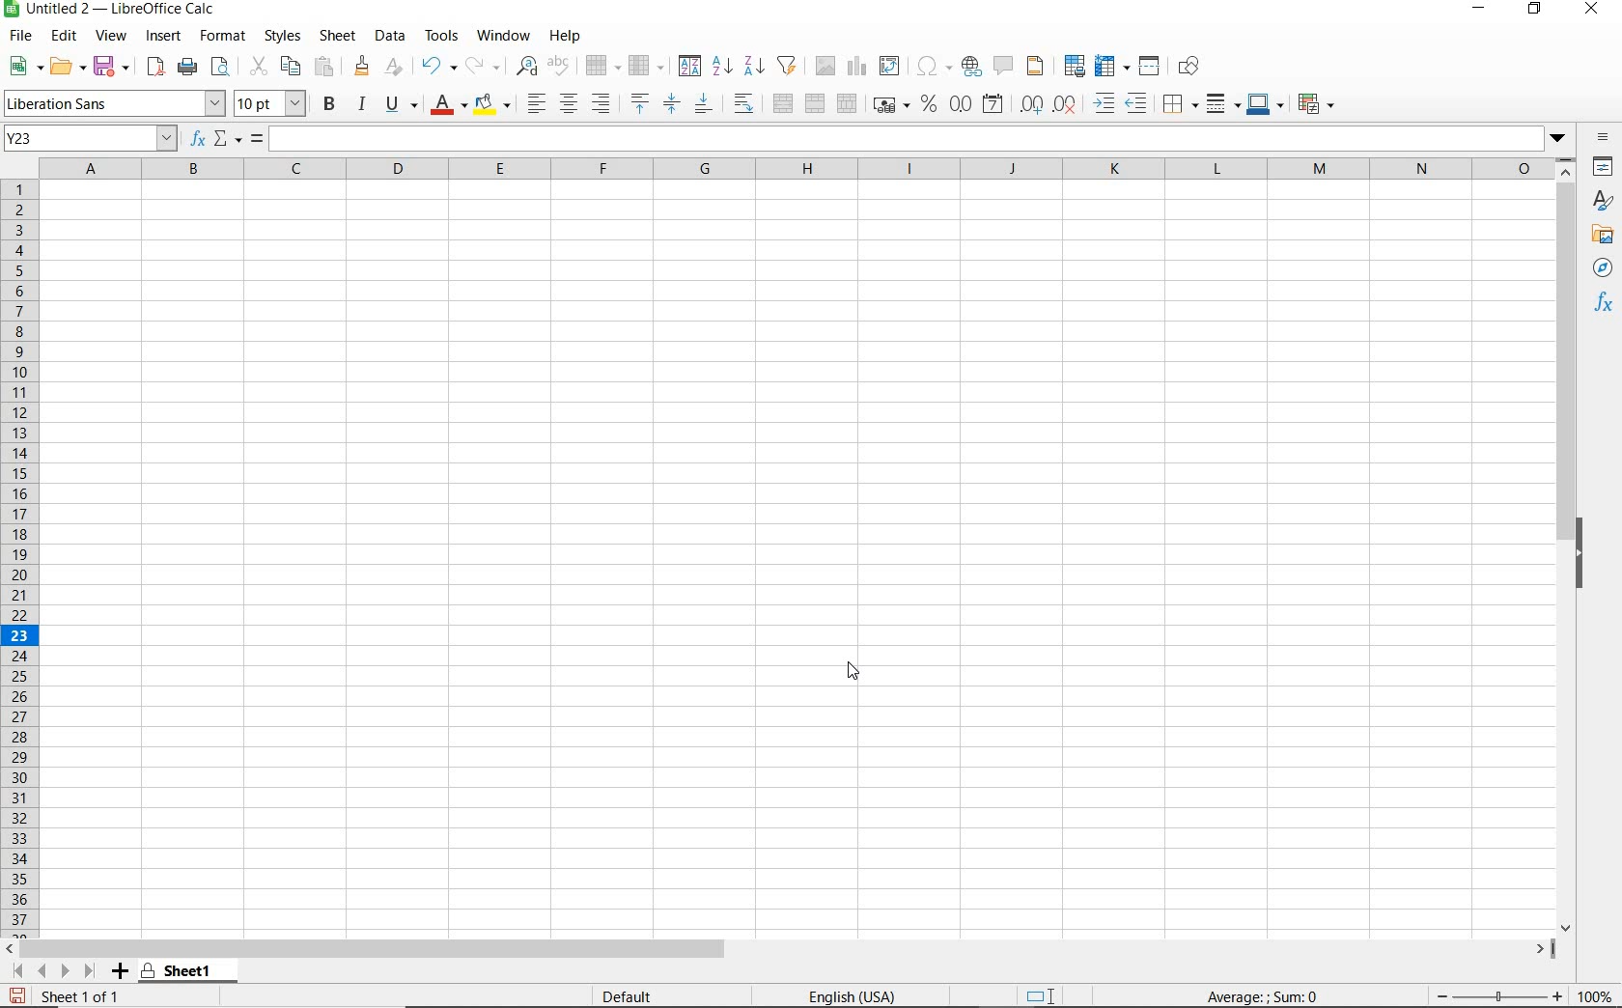 The height and width of the screenshot is (1008, 1622). What do you see at coordinates (792, 944) in the screenshot?
I see `horizontal scroll bar` at bounding box center [792, 944].